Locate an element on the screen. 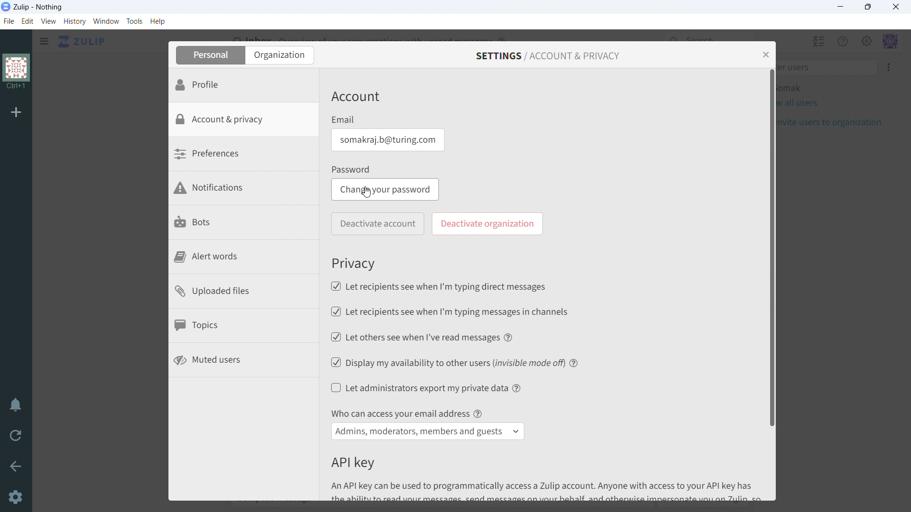  settings/account & privacy is located at coordinates (548, 56).